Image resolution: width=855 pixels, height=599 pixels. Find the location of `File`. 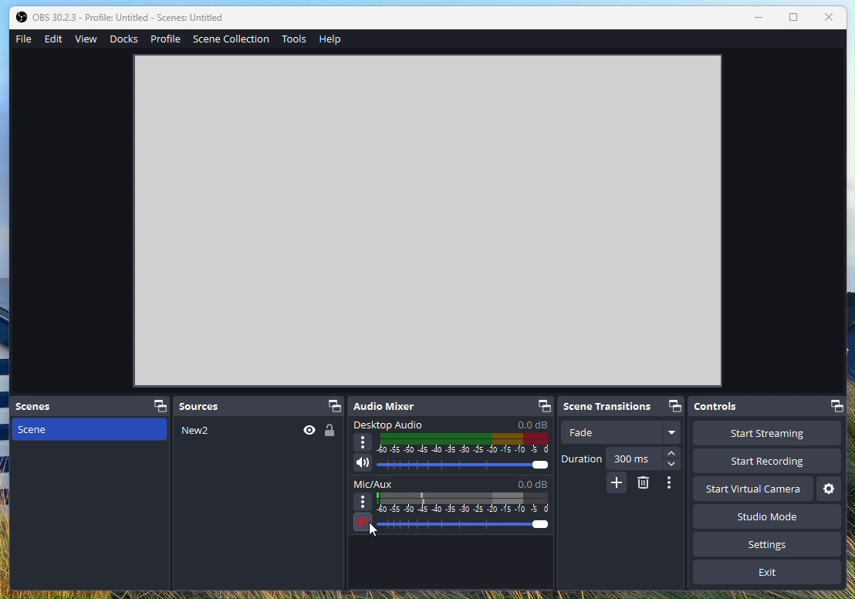

File is located at coordinates (25, 39).